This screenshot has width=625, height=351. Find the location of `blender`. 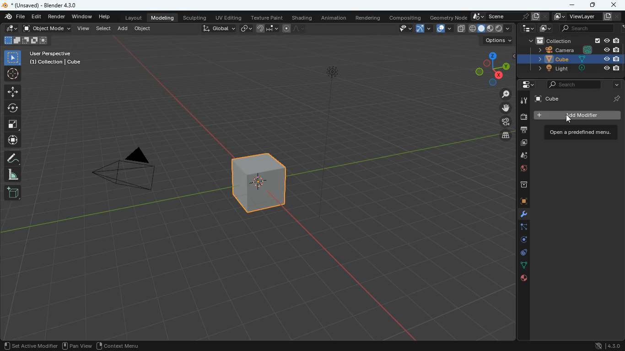

blender is located at coordinates (41, 5).